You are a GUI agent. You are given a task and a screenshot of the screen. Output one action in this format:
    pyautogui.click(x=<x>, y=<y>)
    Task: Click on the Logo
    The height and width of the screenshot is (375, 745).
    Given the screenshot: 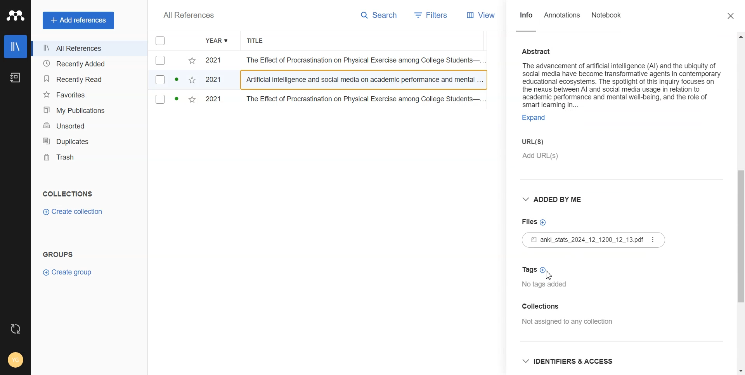 What is the action you would take?
    pyautogui.click(x=16, y=16)
    